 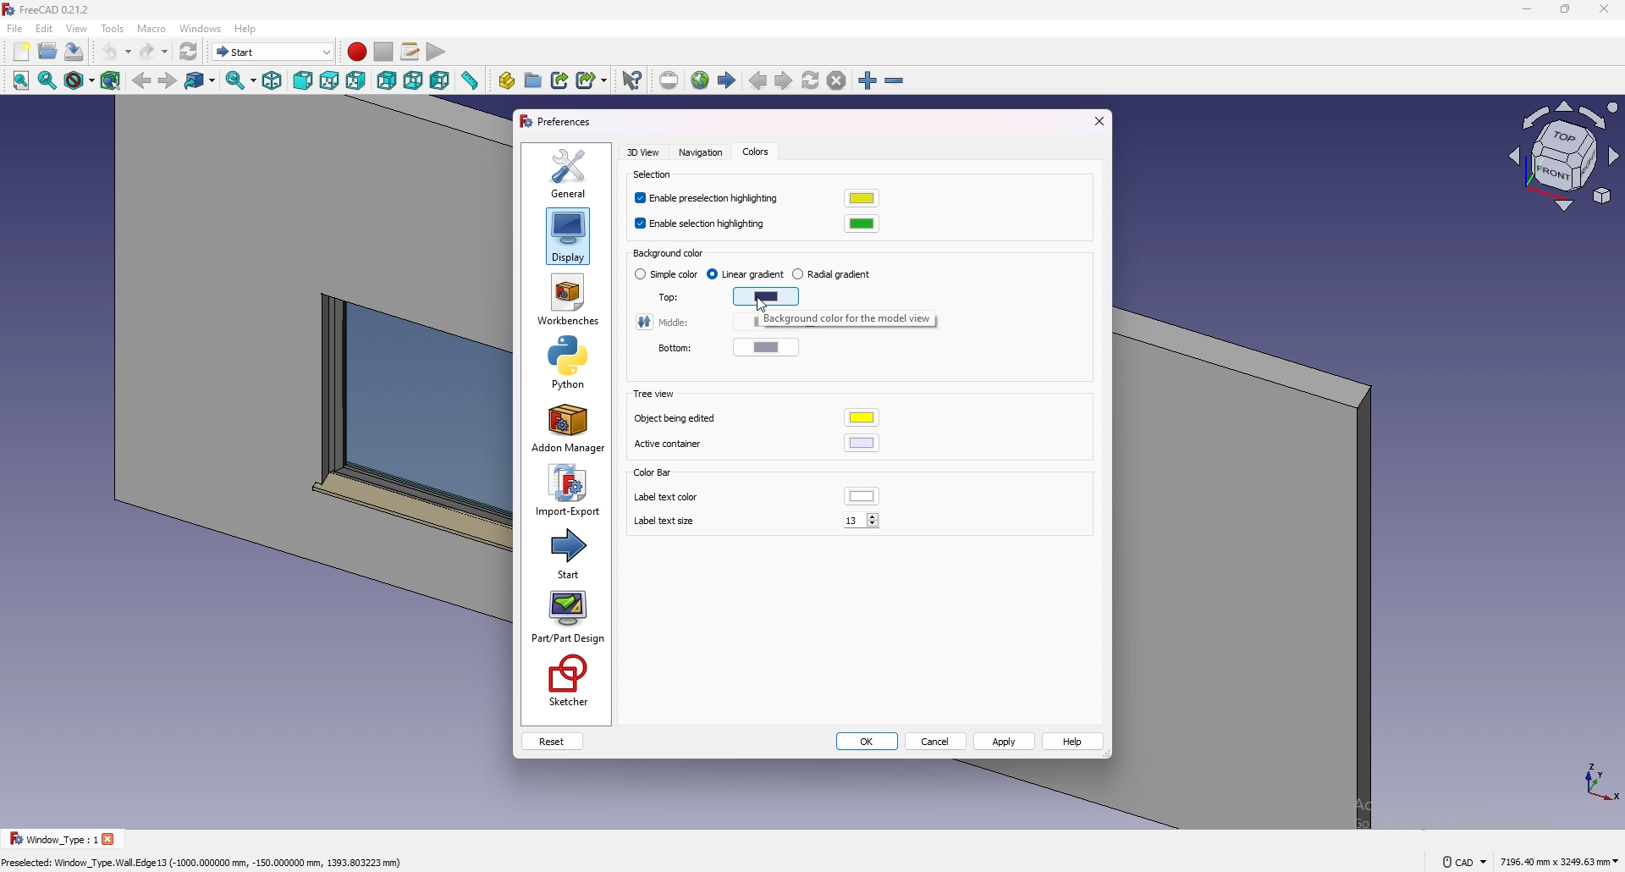 What do you see at coordinates (747, 274) in the screenshot?
I see `linear gradient` at bounding box center [747, 274].